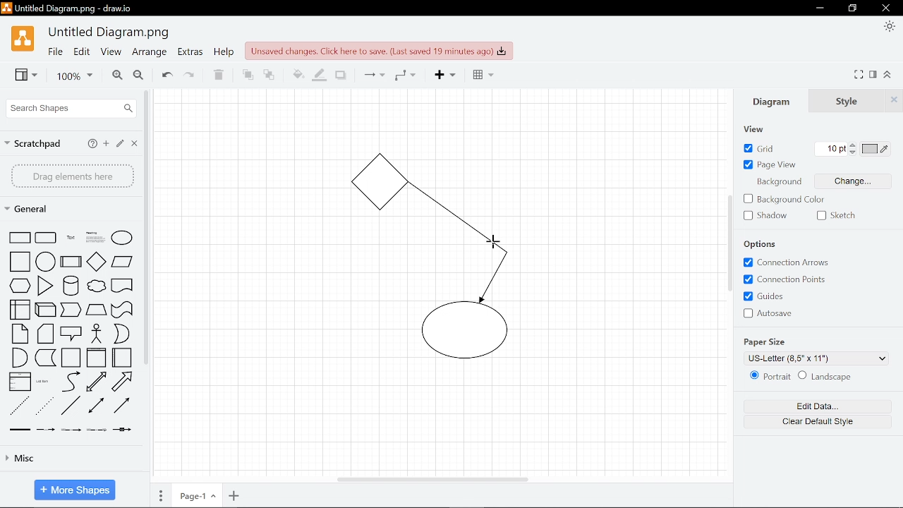  I want to click on Help, so click(92, 143).